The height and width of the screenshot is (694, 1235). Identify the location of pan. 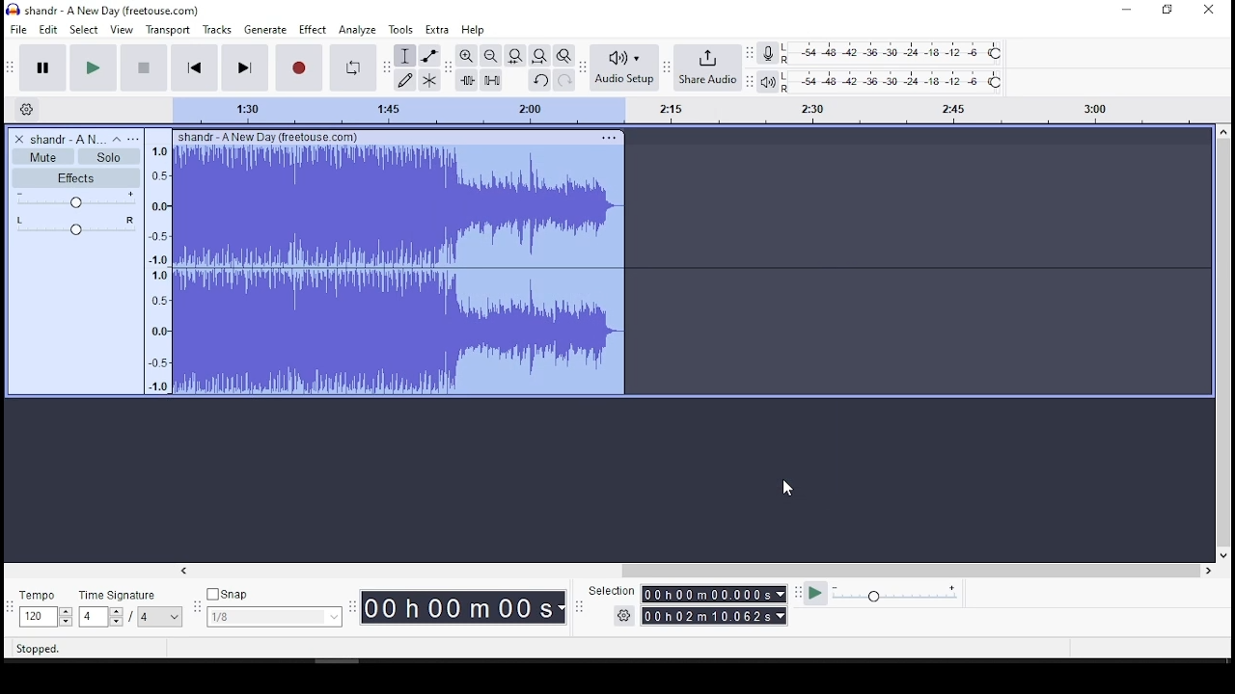
(75, 226).